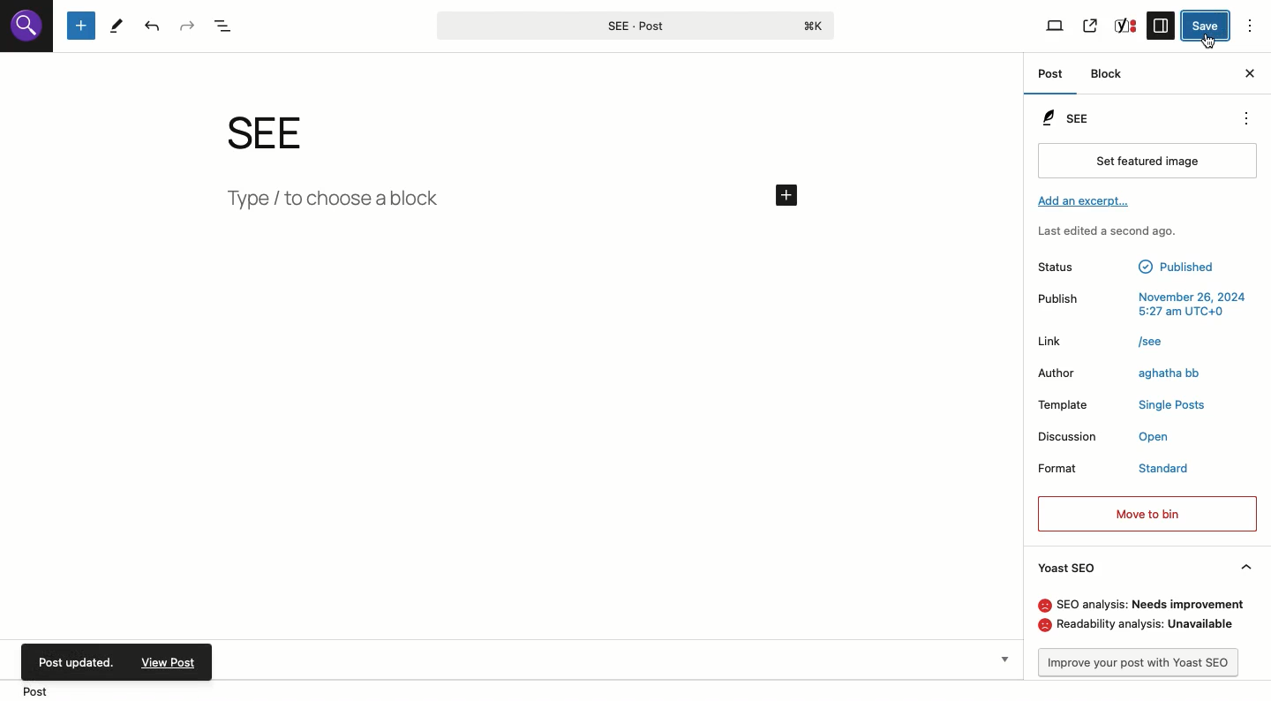  What do you see at coordinates (1071, 117) in the screenshot?
I see `SEE` at bounding box center [1071, 117].